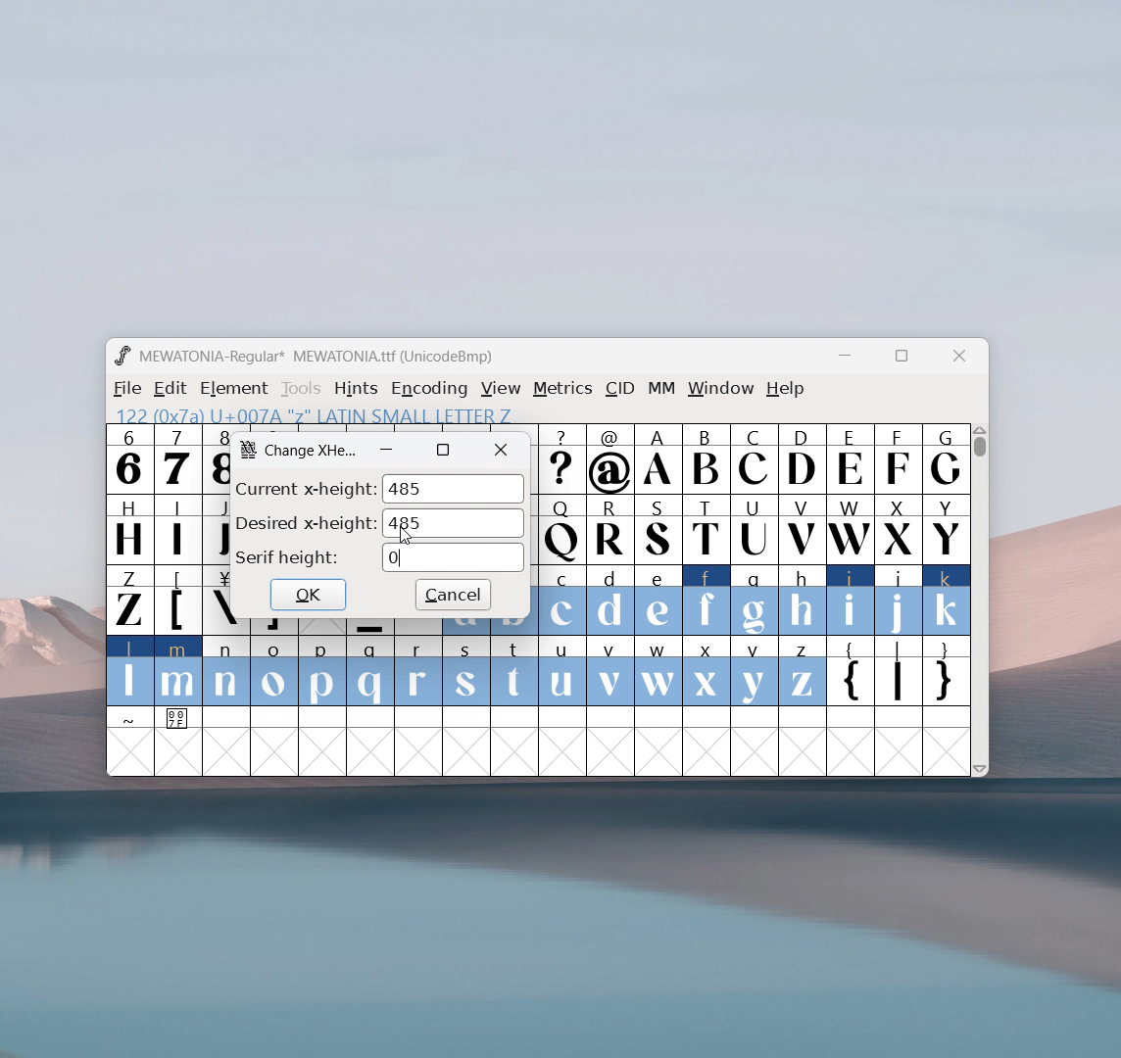  What do you see at coordinates (755, 528) in the screenshot?
I see `U` at bounding box center [755, 528].